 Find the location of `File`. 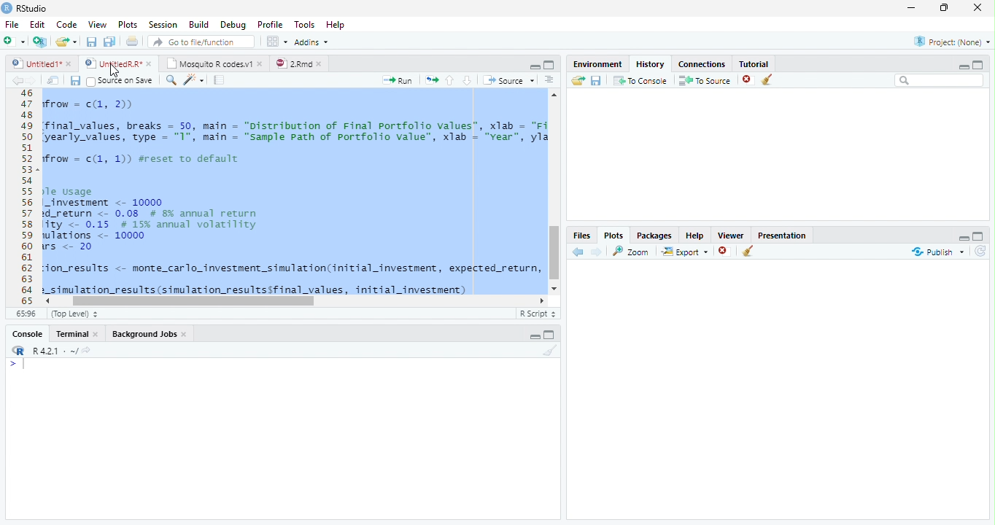

File is located at coordinates (11, 24).